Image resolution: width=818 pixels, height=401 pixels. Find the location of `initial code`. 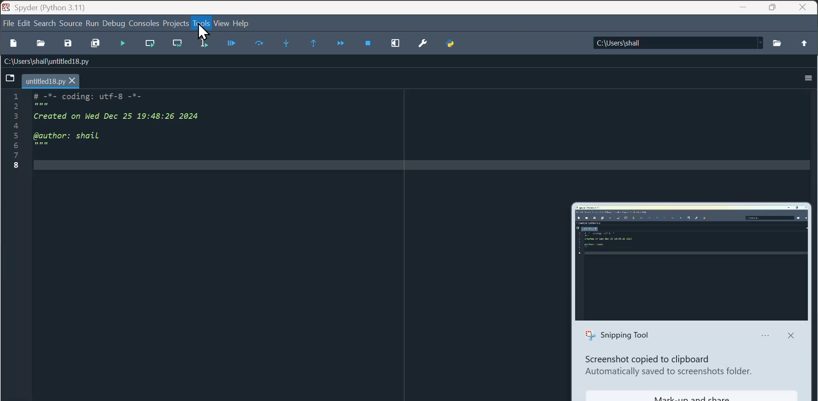

initial code is located at coordinates (120, 132).